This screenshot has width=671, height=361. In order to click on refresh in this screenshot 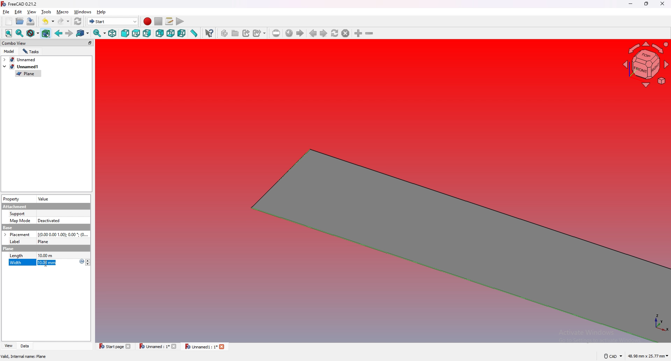, I will do `click(78, 22)`.